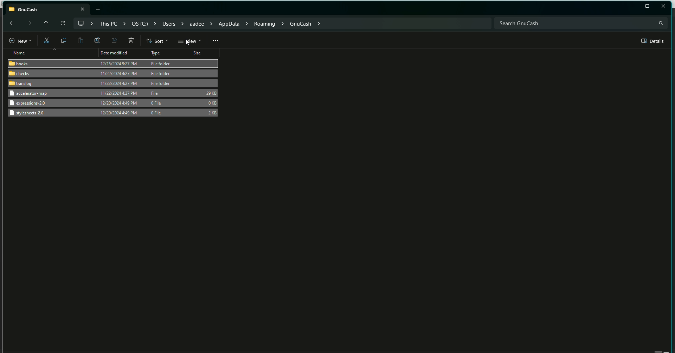 The height and width of the screenshot is (353, 675). I want to click on accelerator-map, so click(34, 94).